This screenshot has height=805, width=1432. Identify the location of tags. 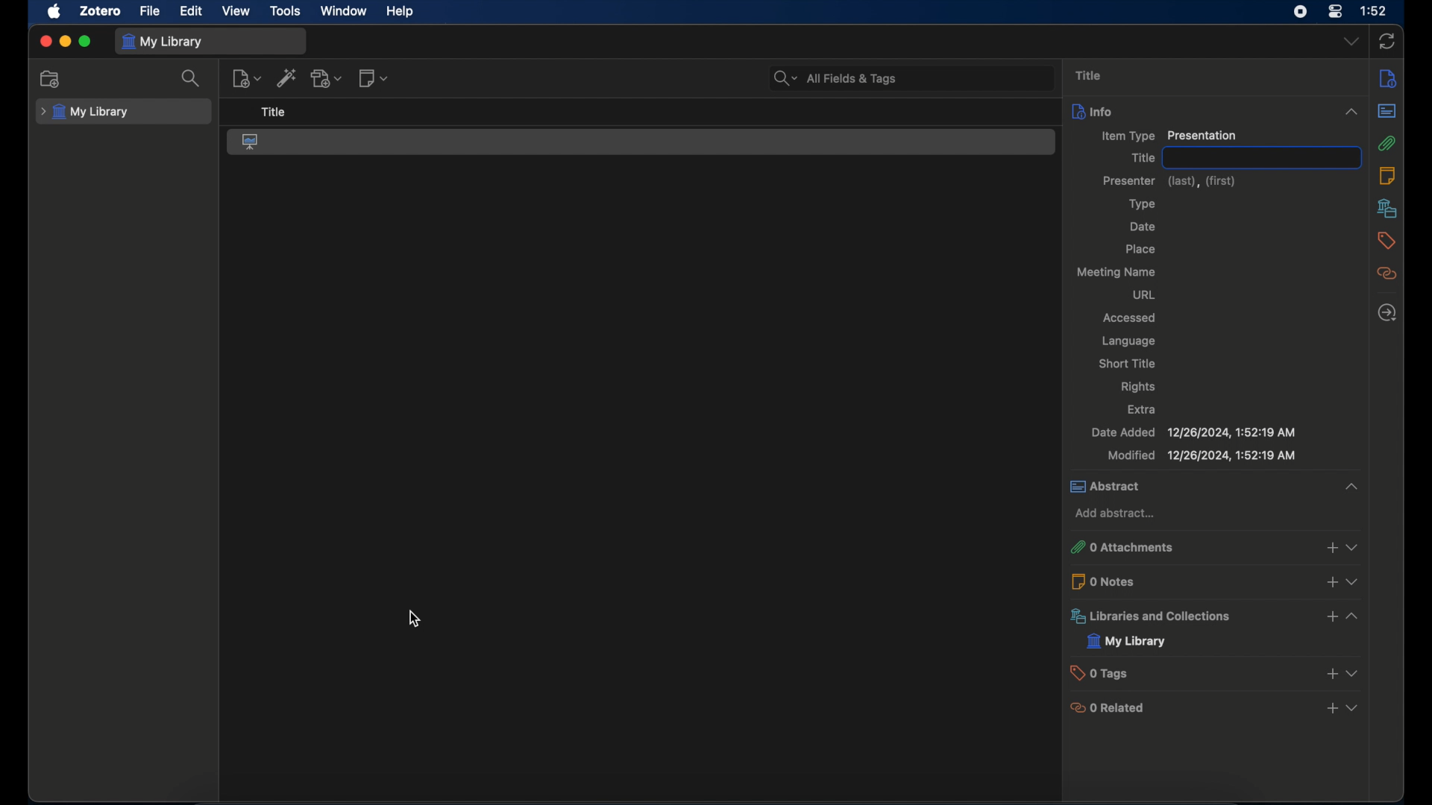
(1387, 241).